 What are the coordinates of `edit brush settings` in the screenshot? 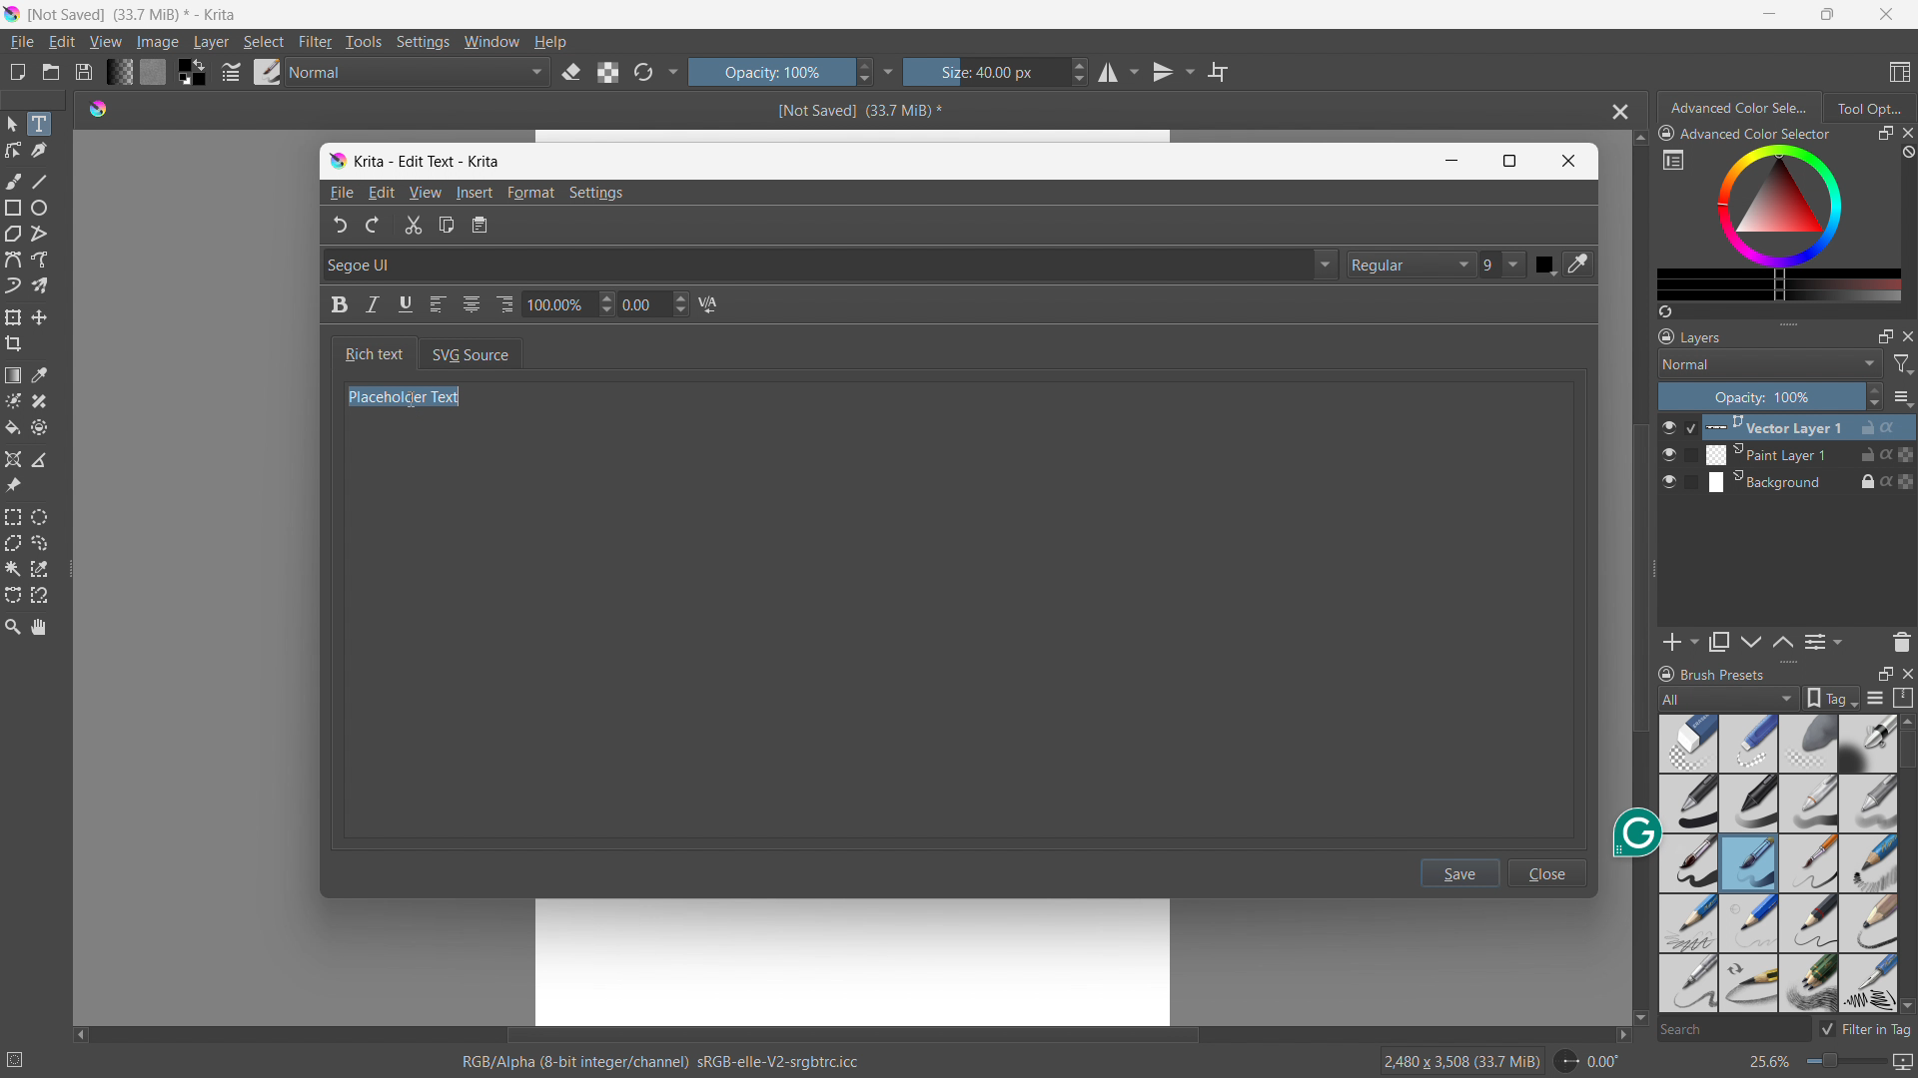 It's located at (231, 72).